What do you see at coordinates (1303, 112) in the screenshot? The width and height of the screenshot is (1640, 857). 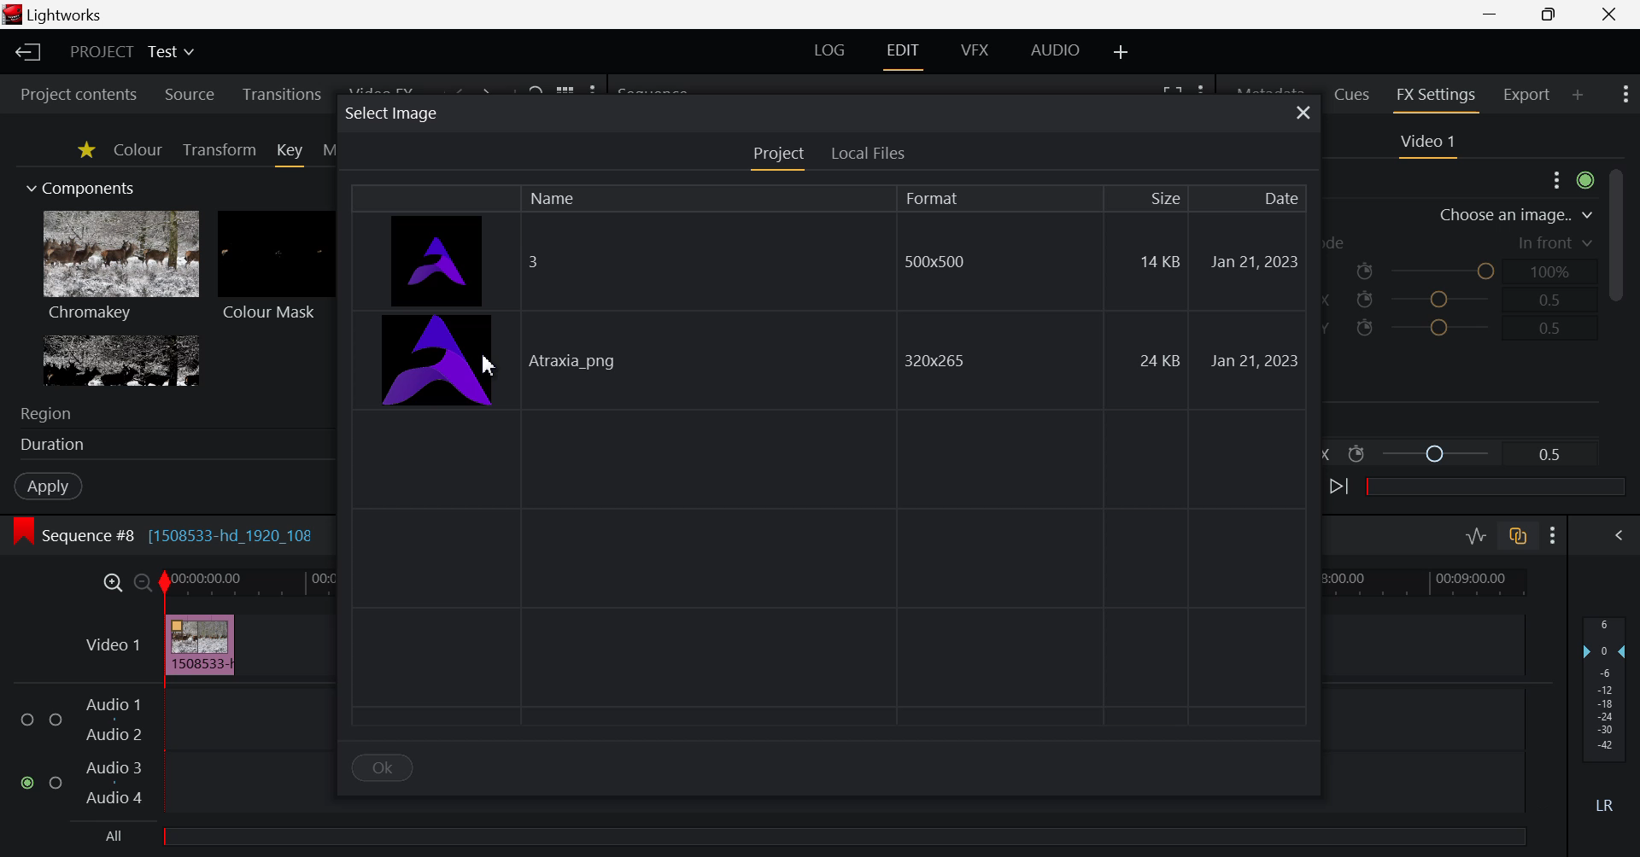 I see `Close` at bounding box center [1303, 112].